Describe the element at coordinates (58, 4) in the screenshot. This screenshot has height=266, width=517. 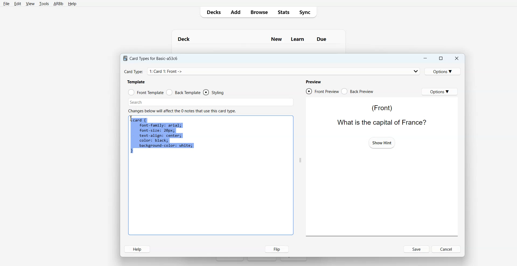
I see `ARBb` at that location.